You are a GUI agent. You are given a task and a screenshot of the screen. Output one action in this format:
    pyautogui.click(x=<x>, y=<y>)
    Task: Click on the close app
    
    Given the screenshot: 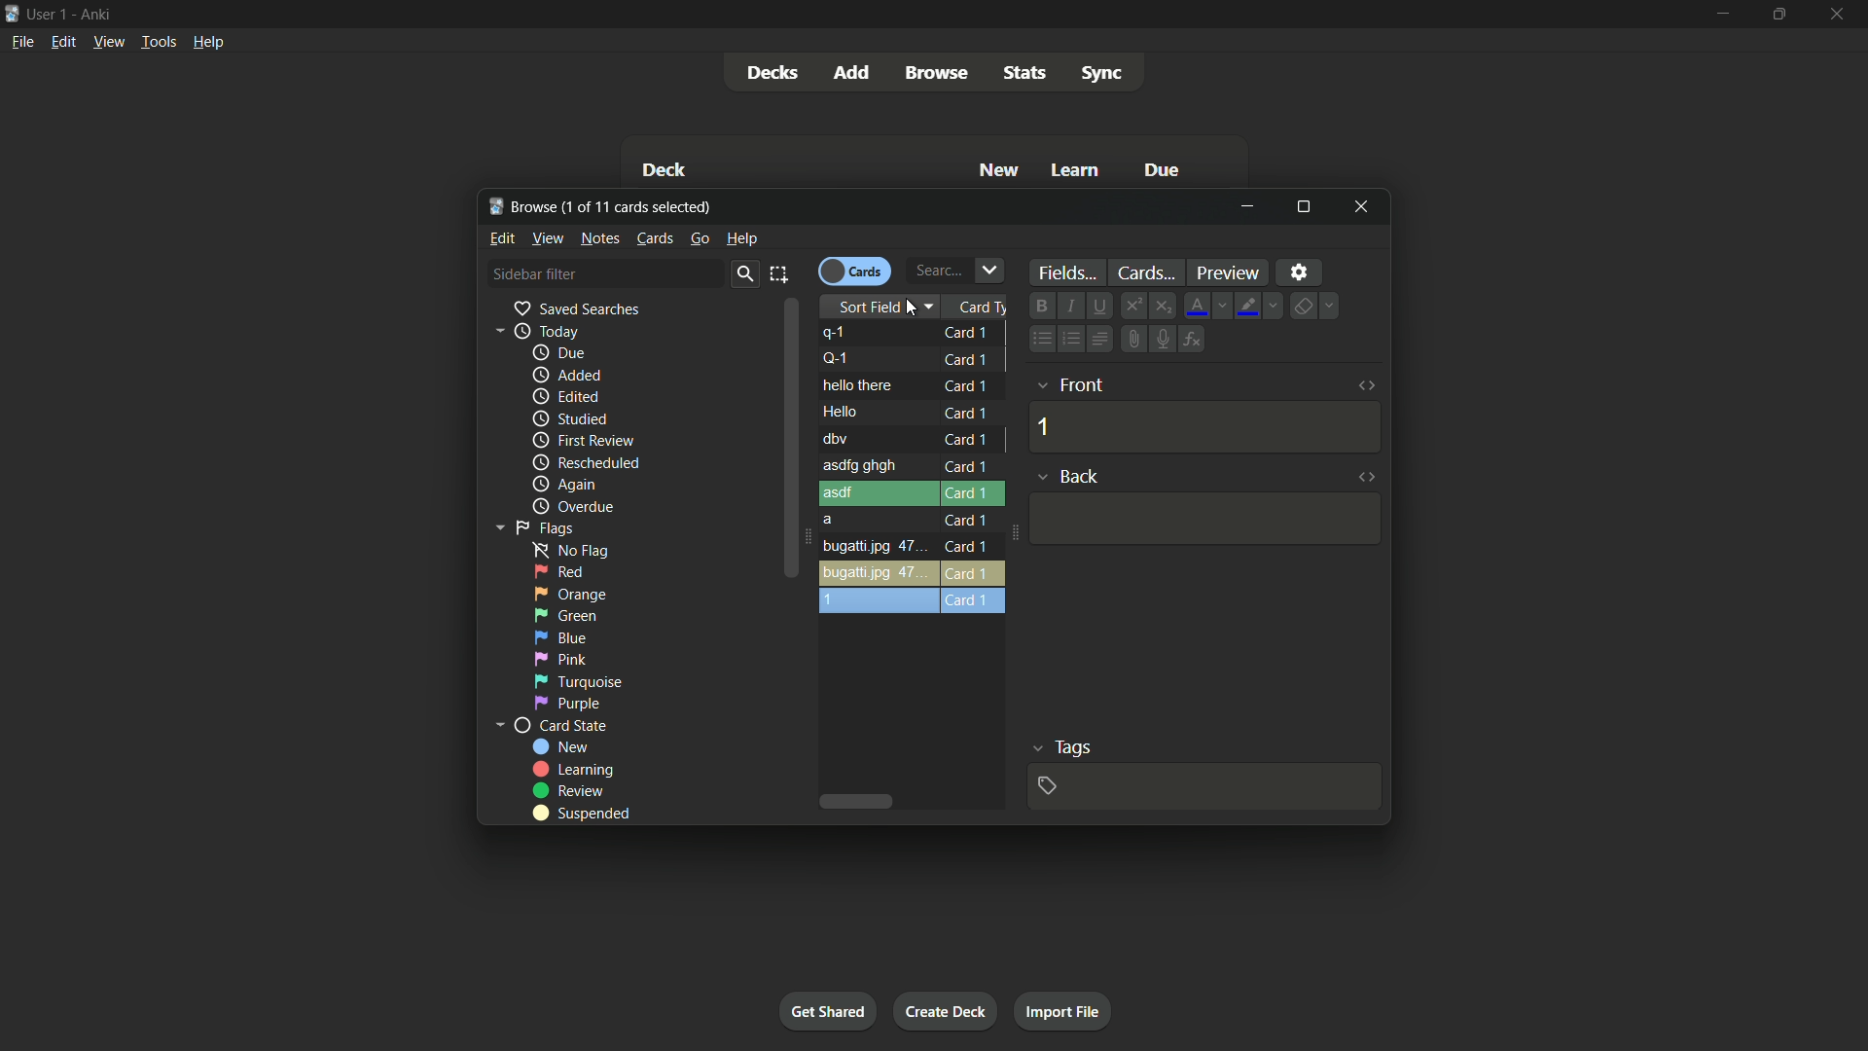 What is the action you would take?
    pyautogui.click(x=1840, y=15)
    